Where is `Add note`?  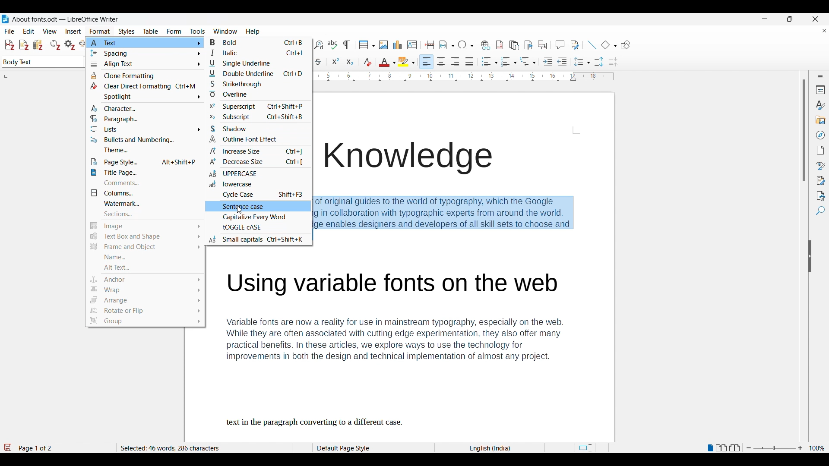
Add note is located at coordinates (24, 45).